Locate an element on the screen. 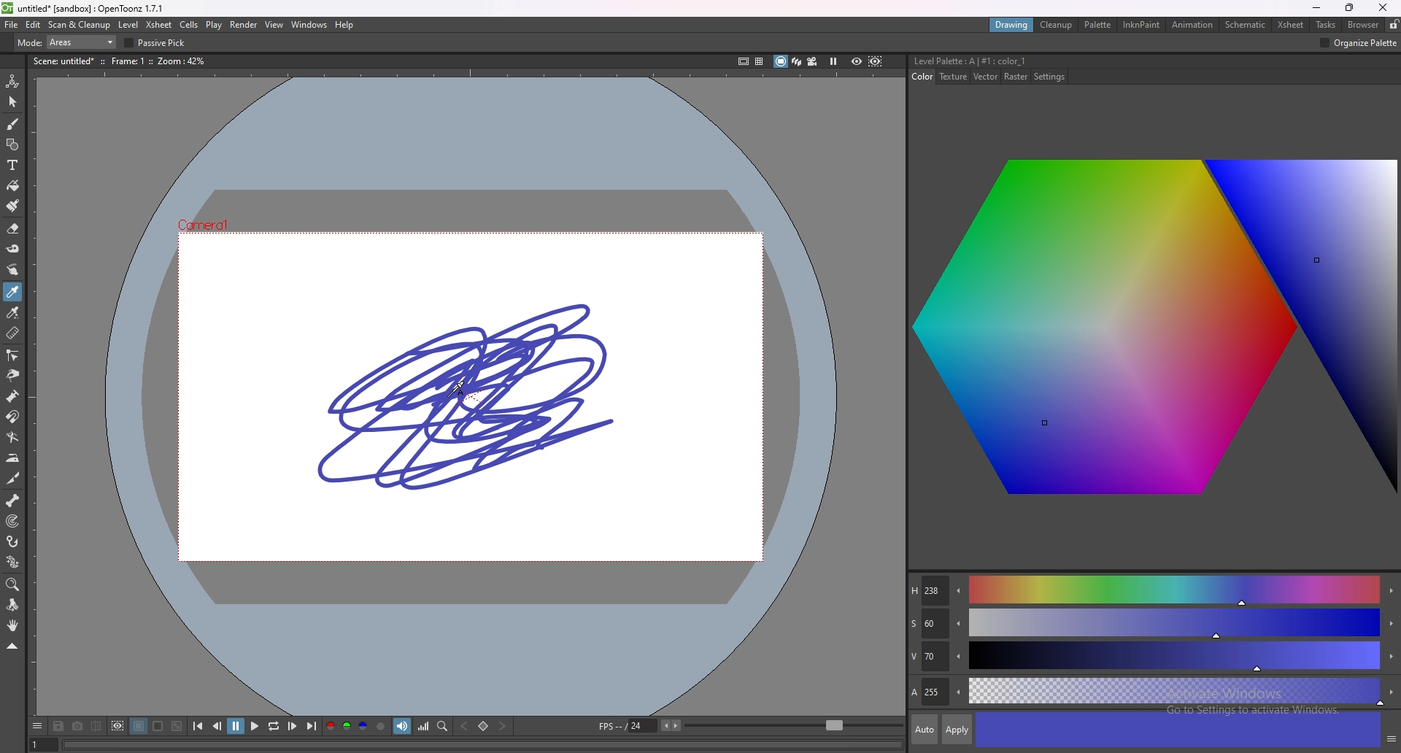 The height and width of the screenshot is (753, 1401). edit is located at coordinates (34, 26).